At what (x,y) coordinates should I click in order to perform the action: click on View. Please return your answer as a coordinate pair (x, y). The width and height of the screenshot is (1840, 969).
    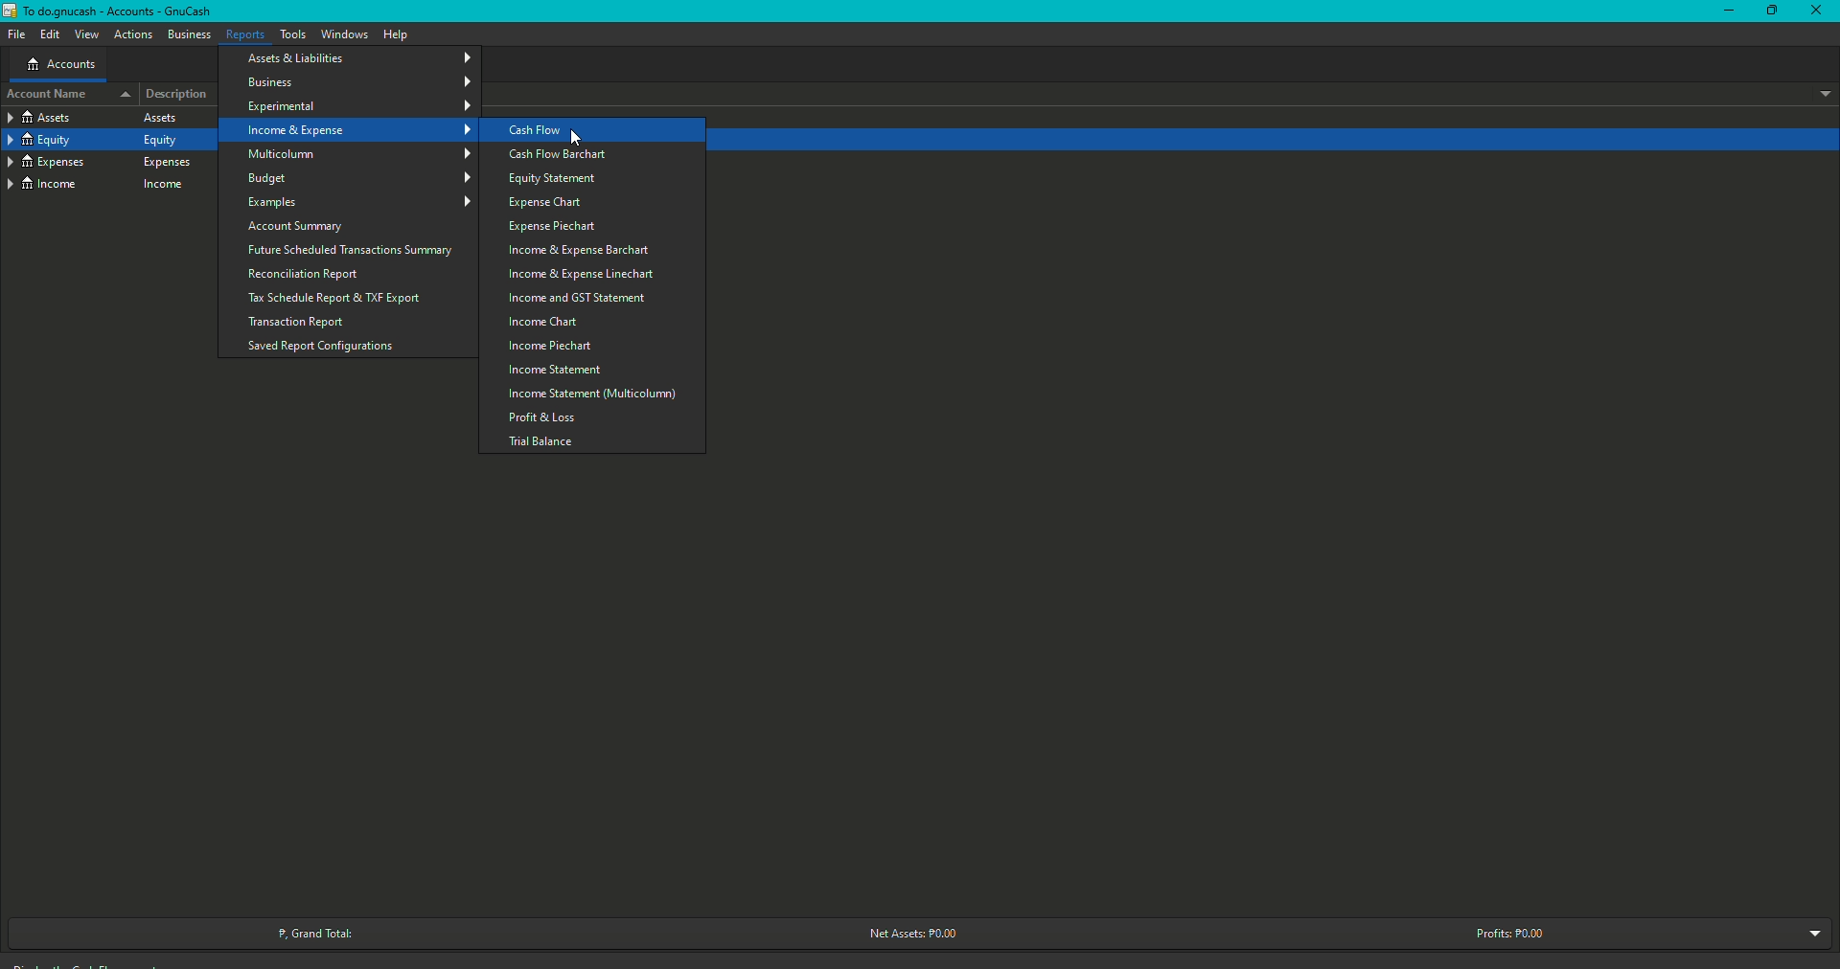
    Looking at the image, I should click on (88, 33).